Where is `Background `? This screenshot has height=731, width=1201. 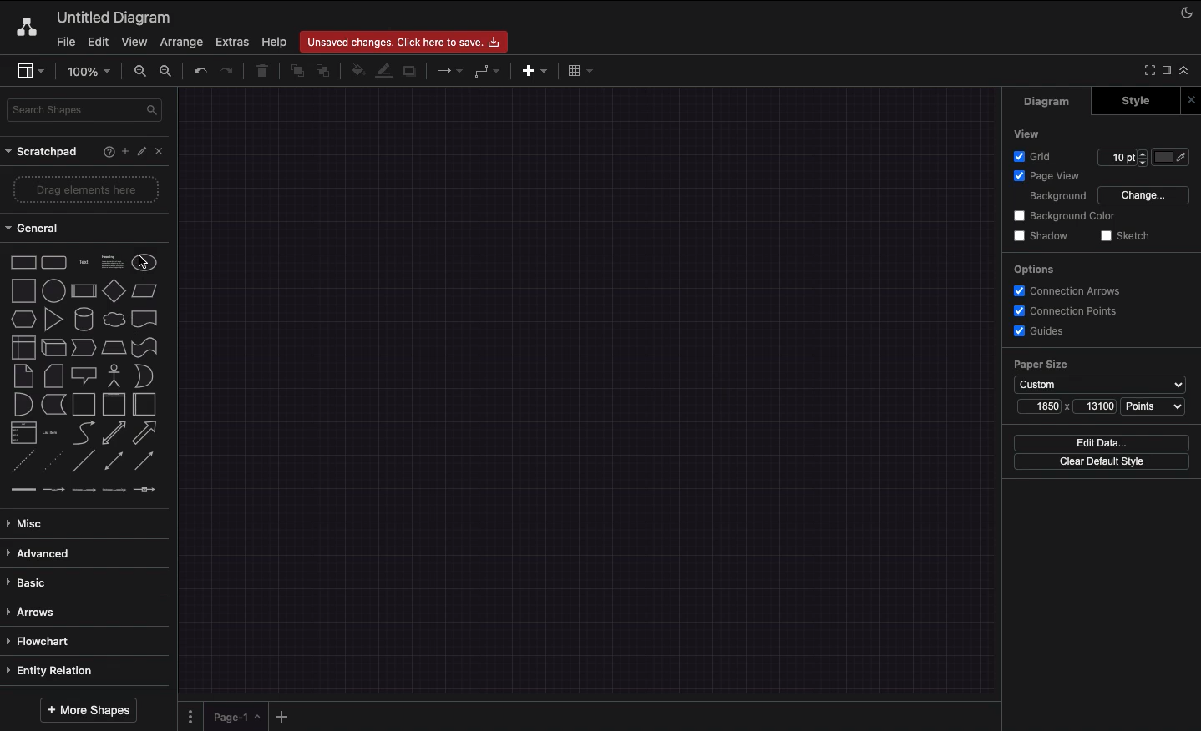 Background  is located at coordinates (1047, 197).